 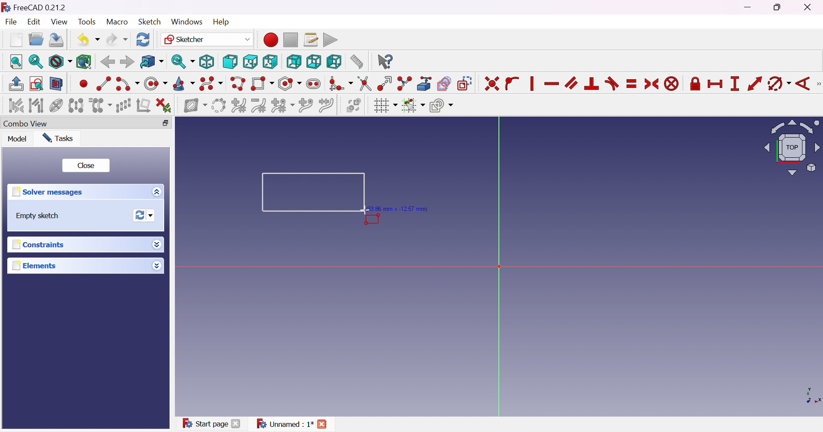 What do you see at coordinates (86, 20) in the screenshot?
I see `Tools` at bounding box center [86, 20].